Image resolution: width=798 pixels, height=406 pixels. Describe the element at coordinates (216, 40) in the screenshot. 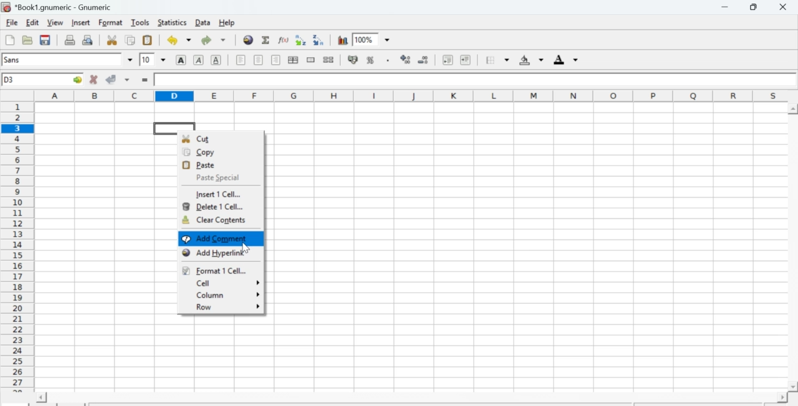

I see `Redo` at that location.